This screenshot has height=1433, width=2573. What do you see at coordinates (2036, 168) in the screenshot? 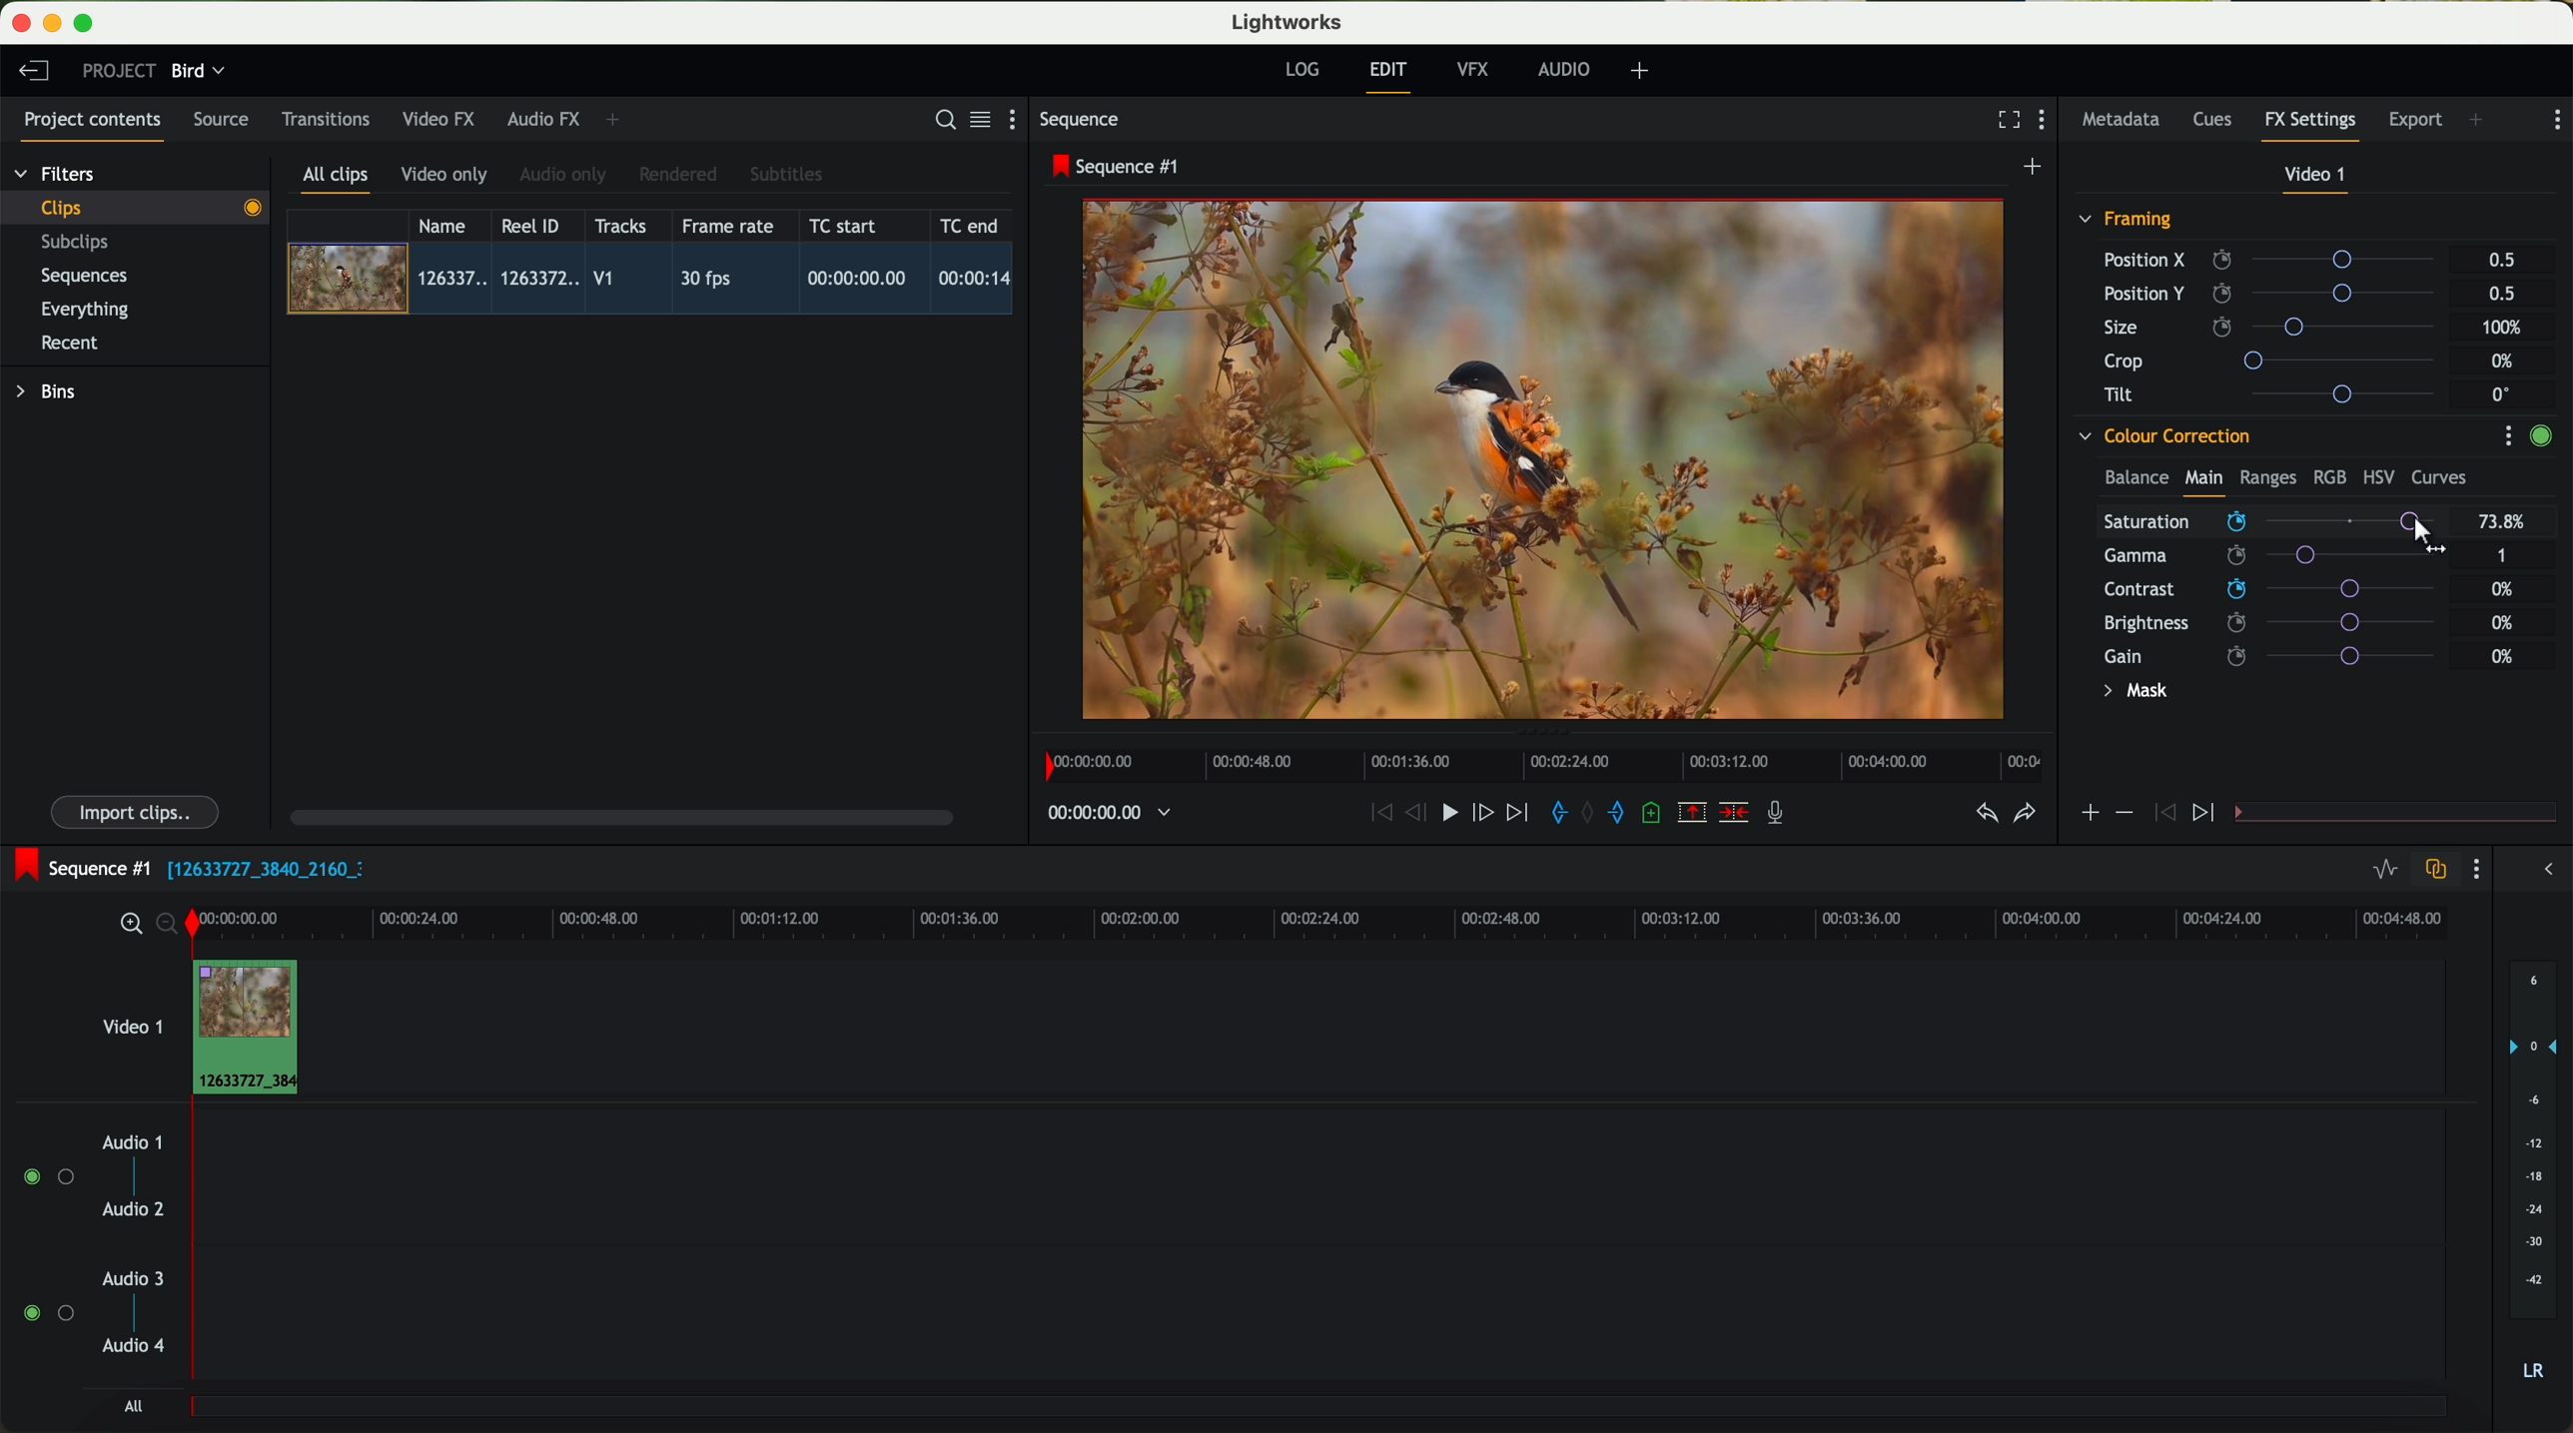
I see `create a new sequence` at bounding box center [2036, 168].